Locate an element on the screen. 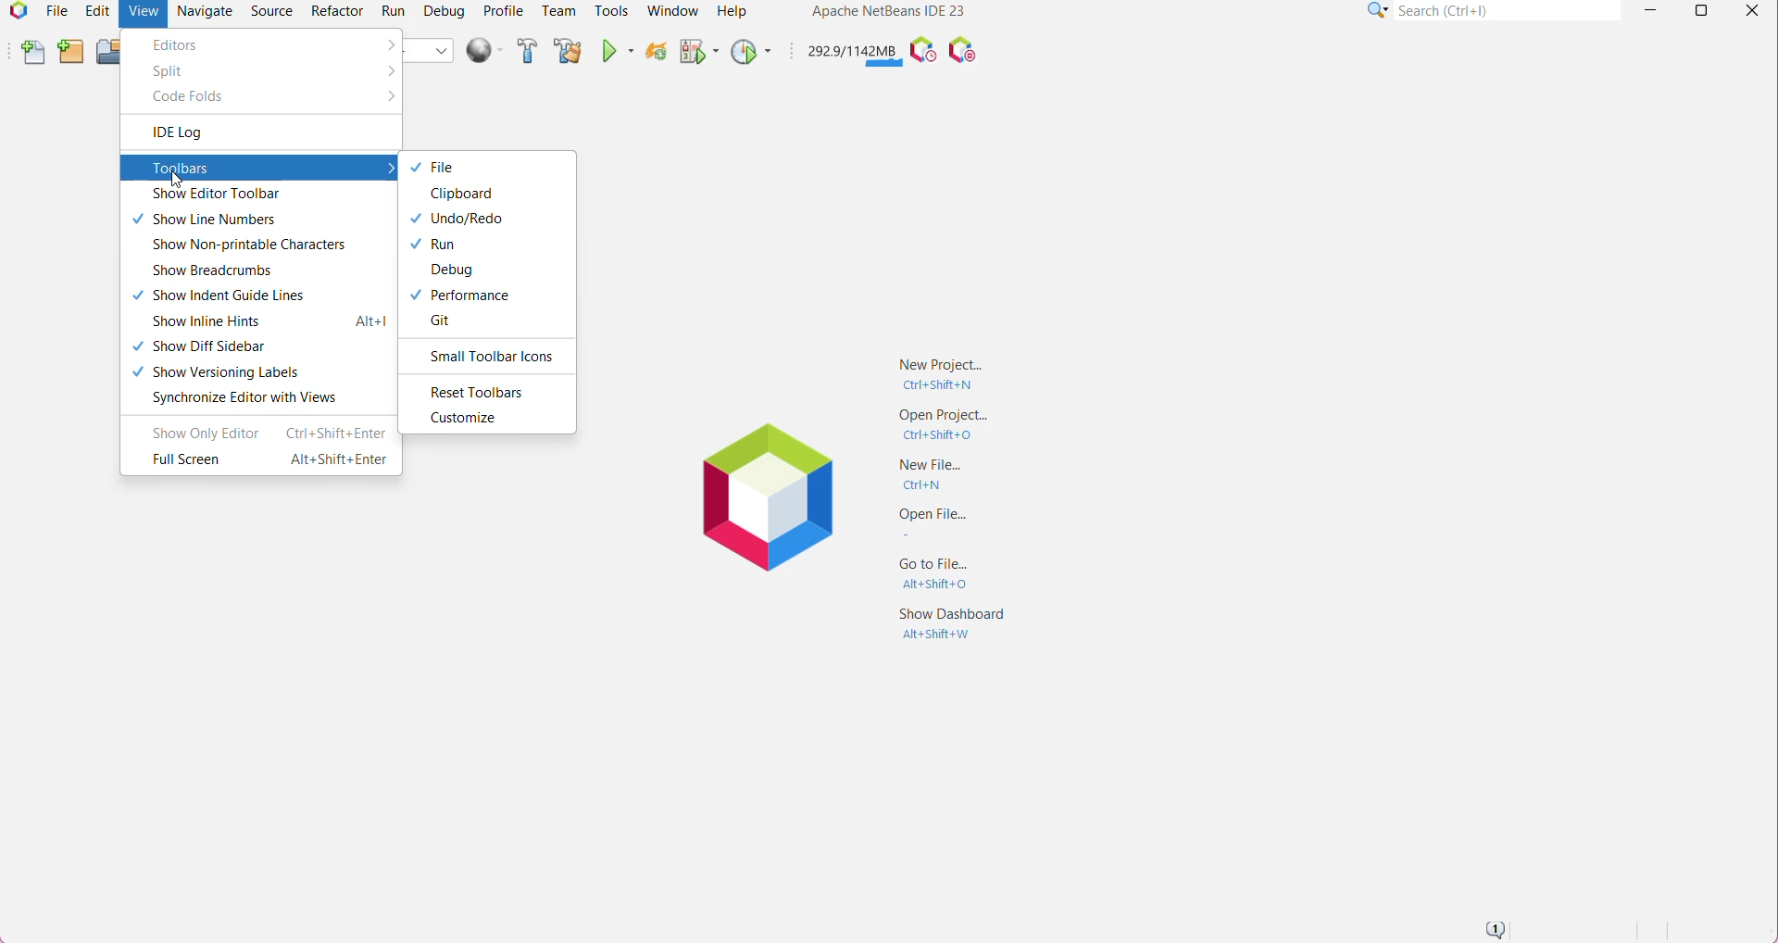 The height and width of the screenshot is (943, 1778). Show Diff Sidebar is located at coordinates (201, 346).